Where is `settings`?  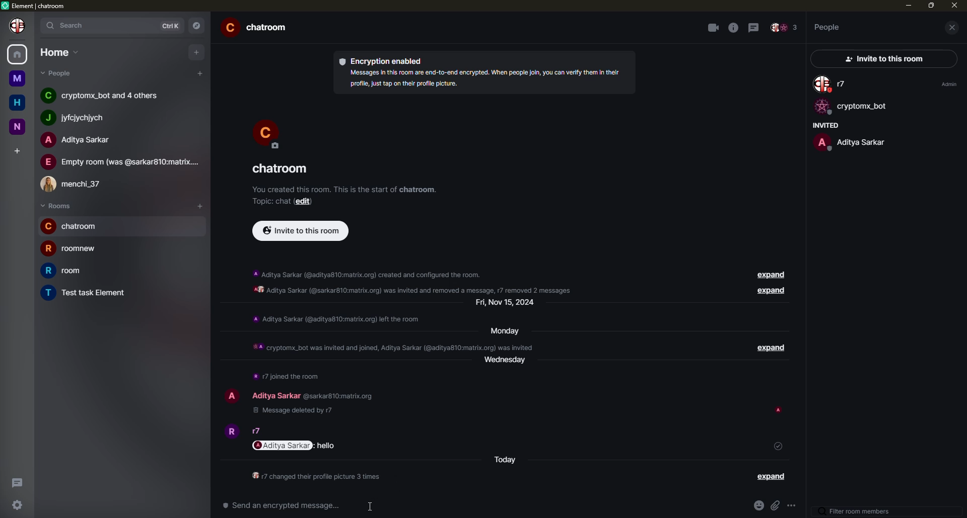
settings is located at coordinates (18, 504).